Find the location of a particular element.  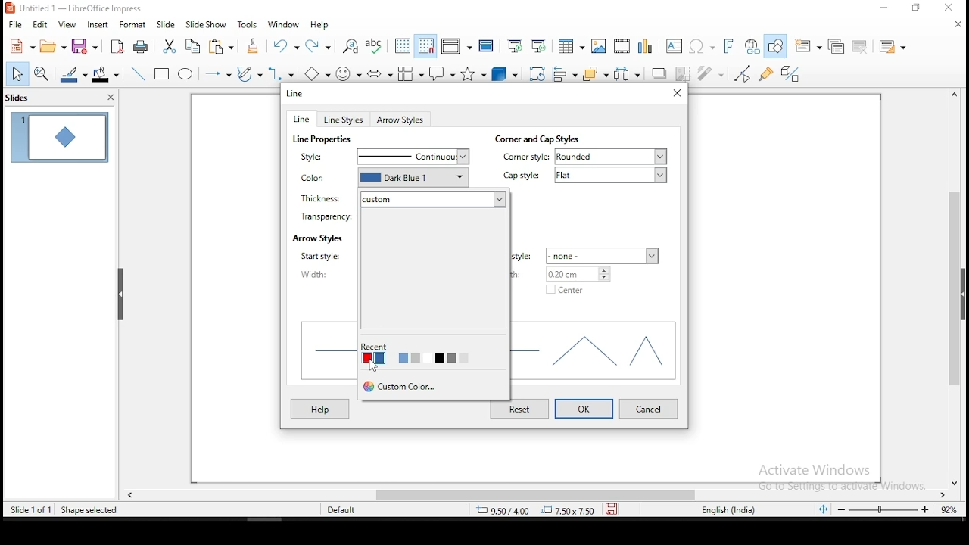

block arrows is located at coordinates (380, 75).